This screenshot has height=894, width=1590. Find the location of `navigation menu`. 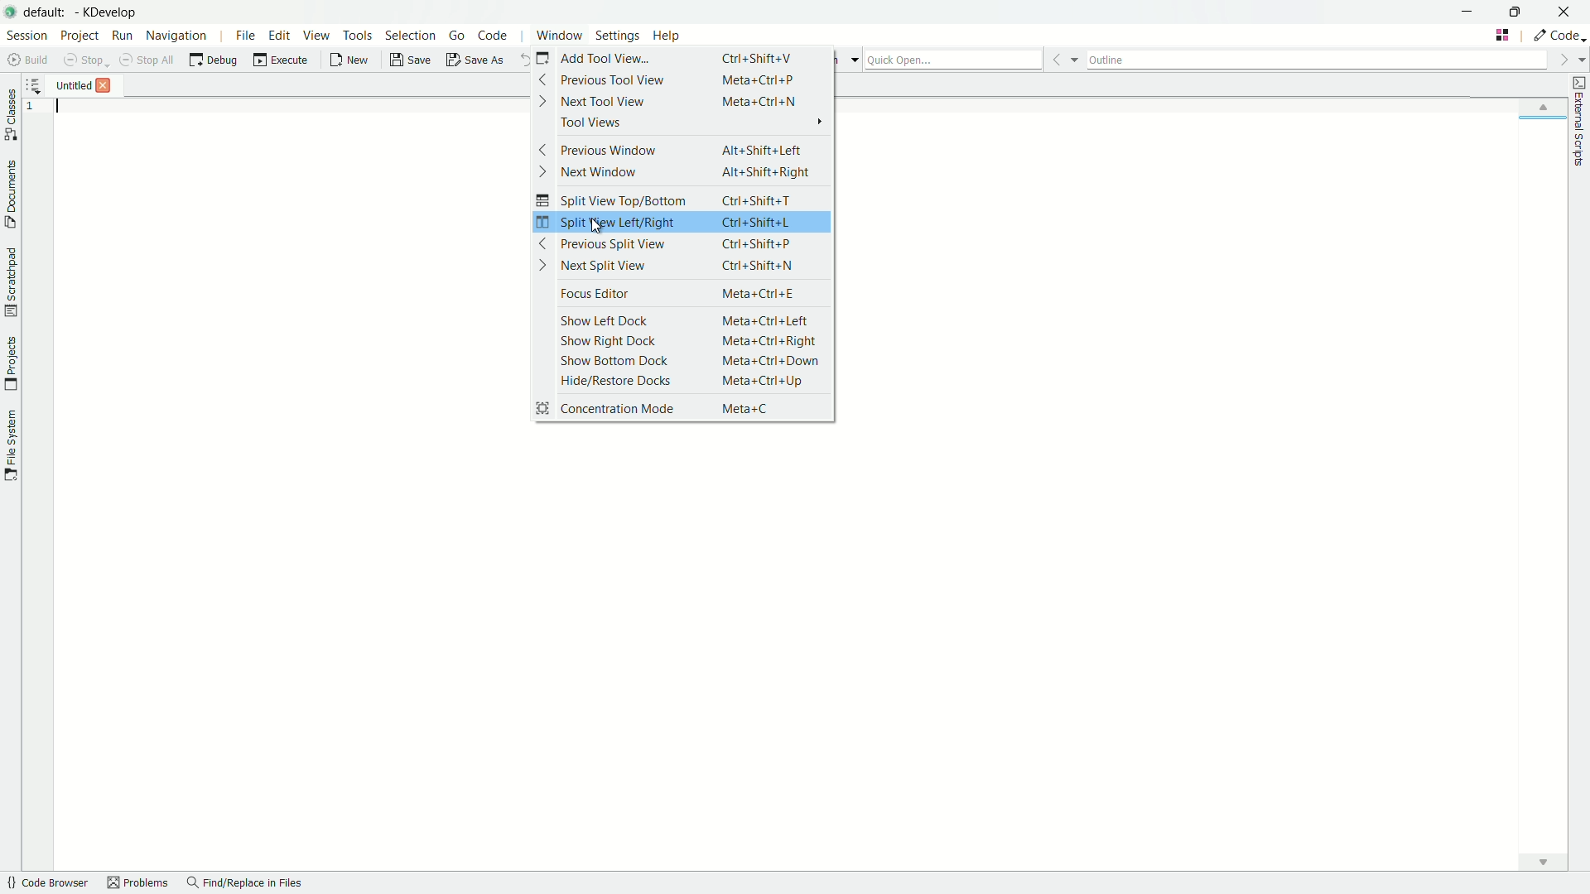

navigation menu is located at coordinates (176, 36).